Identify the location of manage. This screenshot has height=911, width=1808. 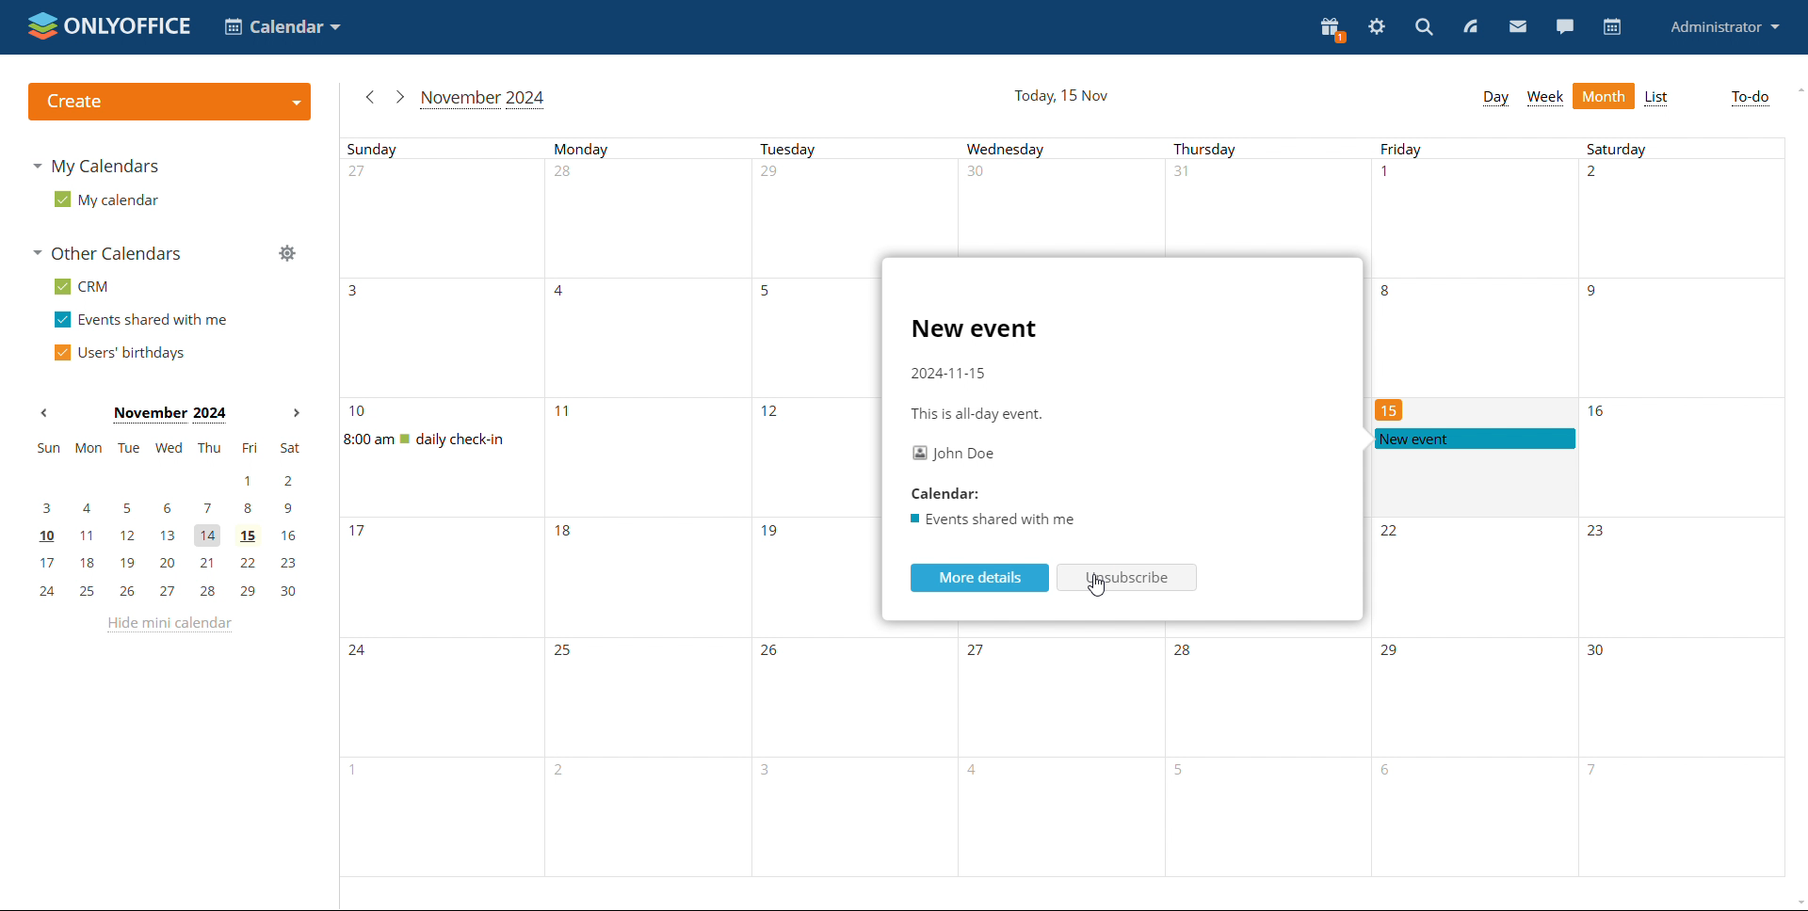
(286, 252).